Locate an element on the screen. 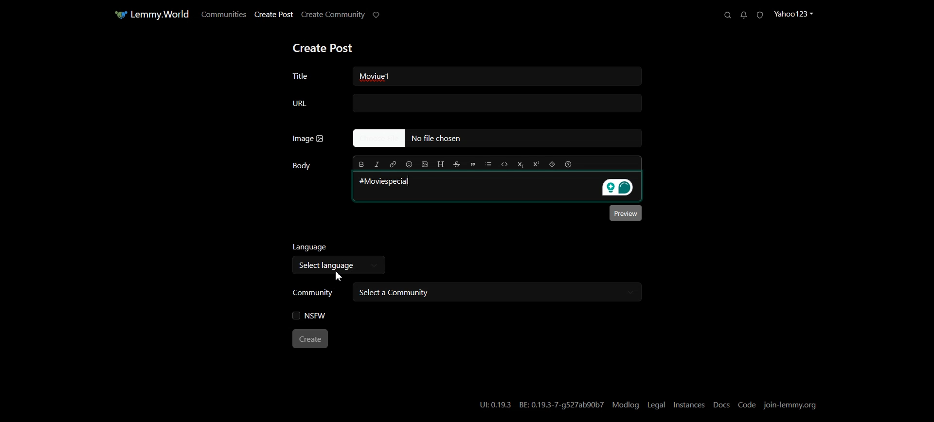  Grammarly extension is located at coordinates (621, 188).